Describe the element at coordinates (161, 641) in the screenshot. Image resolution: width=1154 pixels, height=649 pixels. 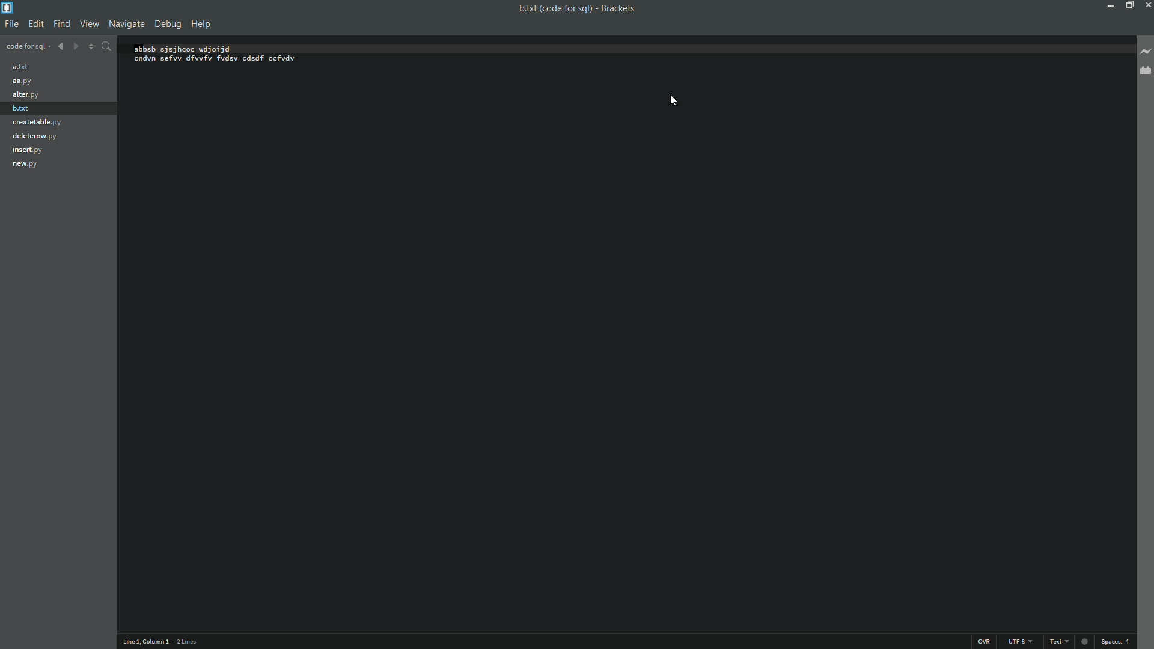
I see `Line 1 , column 1 - 2 lines` at that location.